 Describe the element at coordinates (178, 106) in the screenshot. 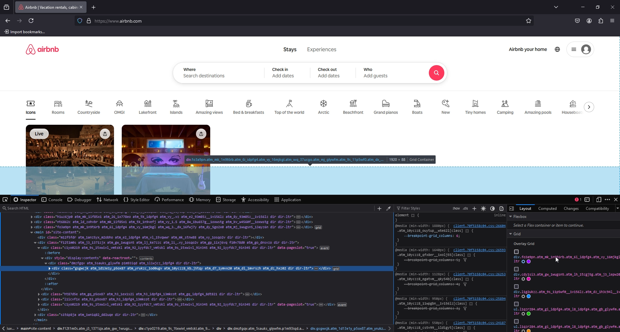

I see `Islands` at that location.